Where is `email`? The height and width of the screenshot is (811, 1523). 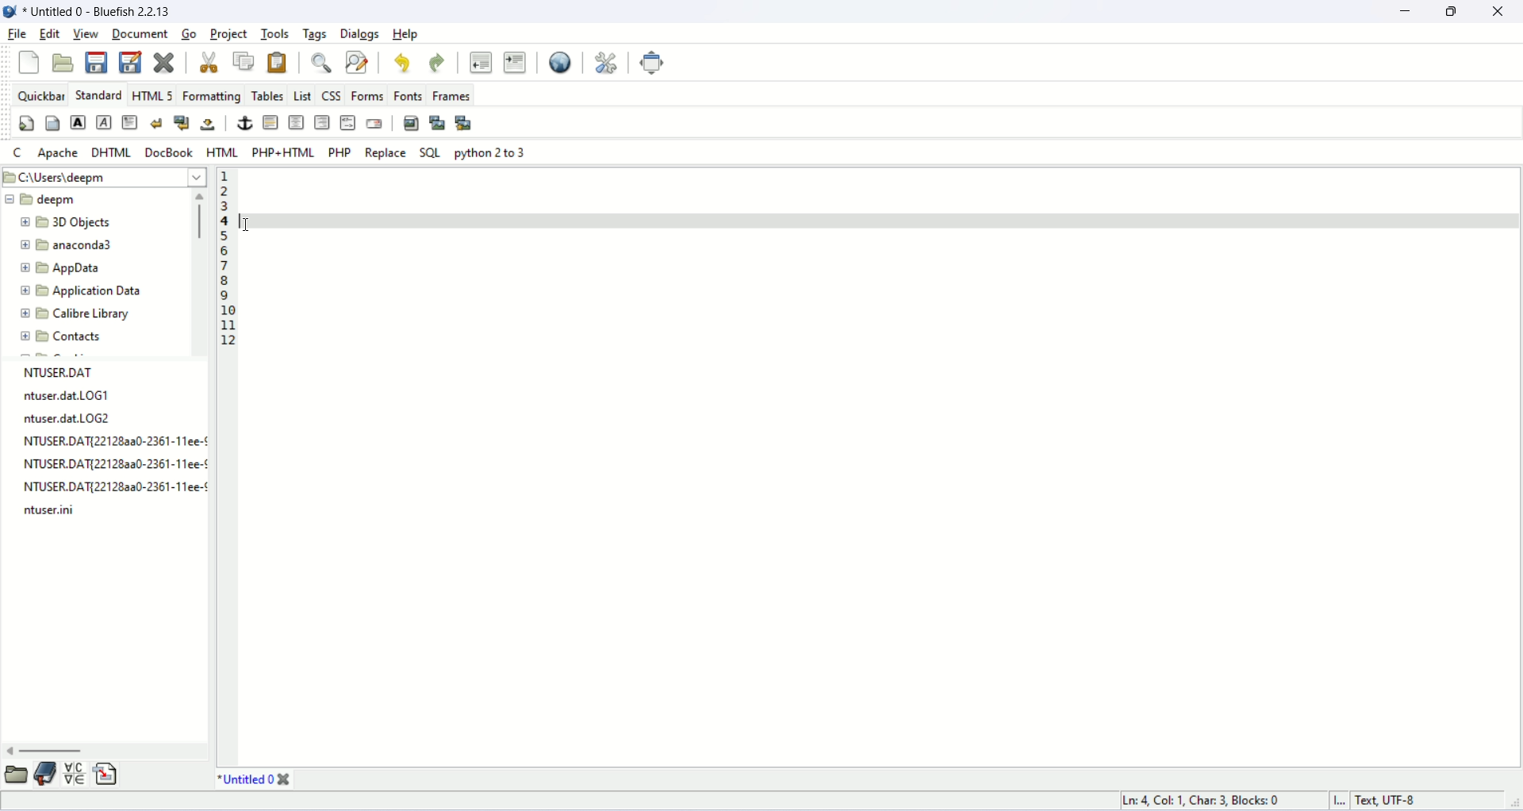
email is located at coordinates (374, 124).